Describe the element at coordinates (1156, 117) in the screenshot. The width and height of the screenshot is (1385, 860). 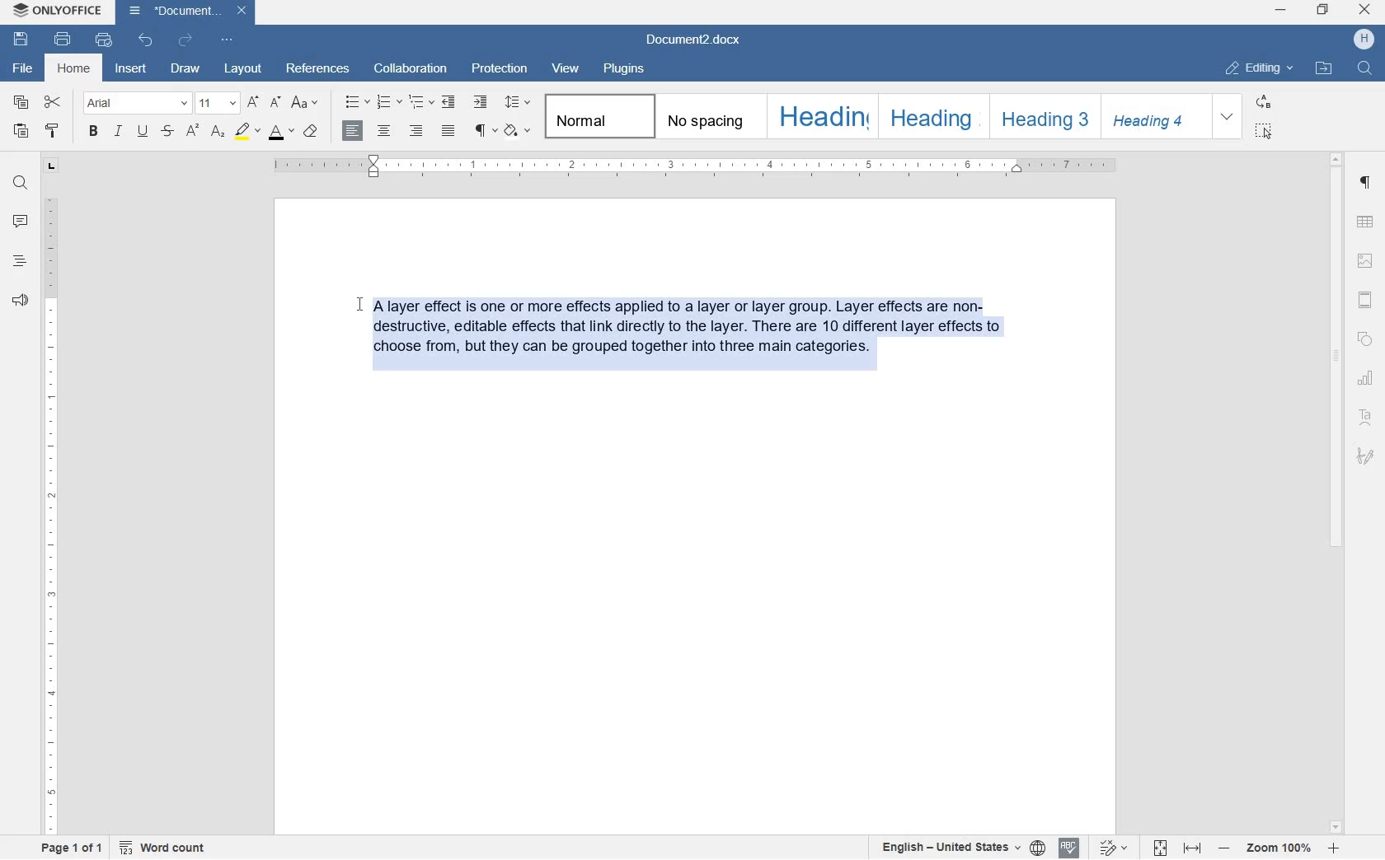
I see `heading 4` at that location.